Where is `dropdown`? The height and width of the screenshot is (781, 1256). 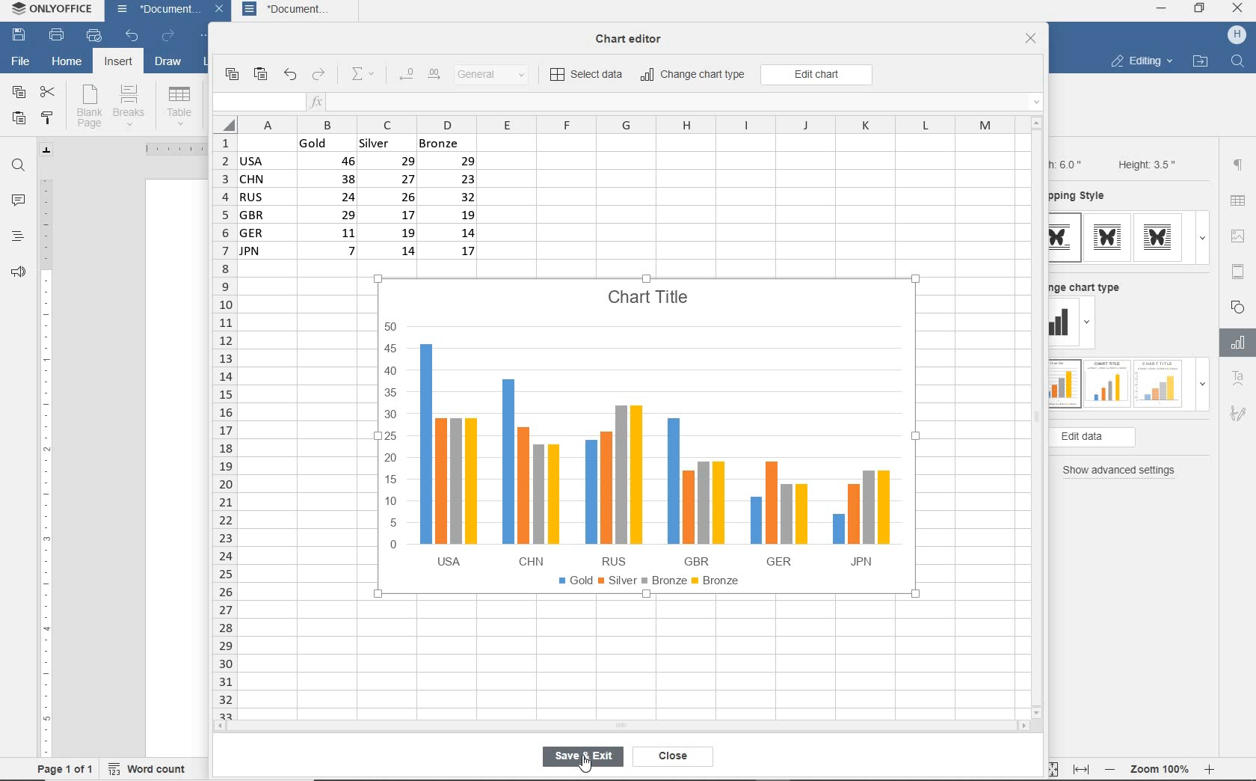
dropdown is located at coordinates (1089, 325).